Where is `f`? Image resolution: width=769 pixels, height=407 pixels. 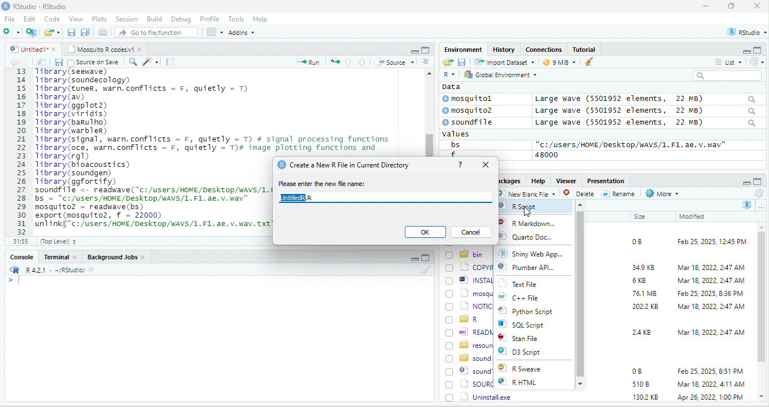
f is located at coordinates (453, 154).